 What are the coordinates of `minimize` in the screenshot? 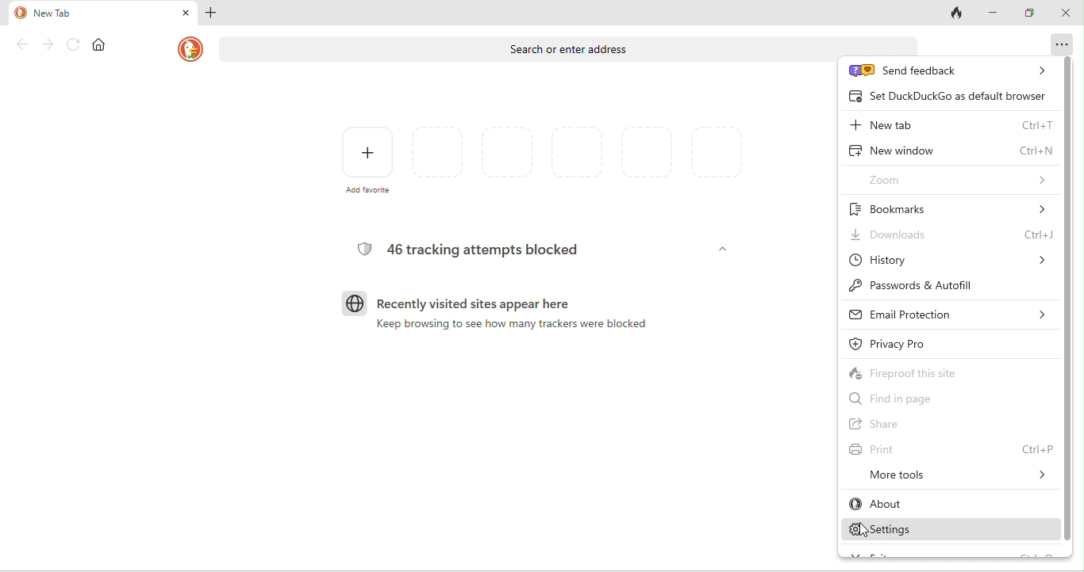 It's located at (996, 13).